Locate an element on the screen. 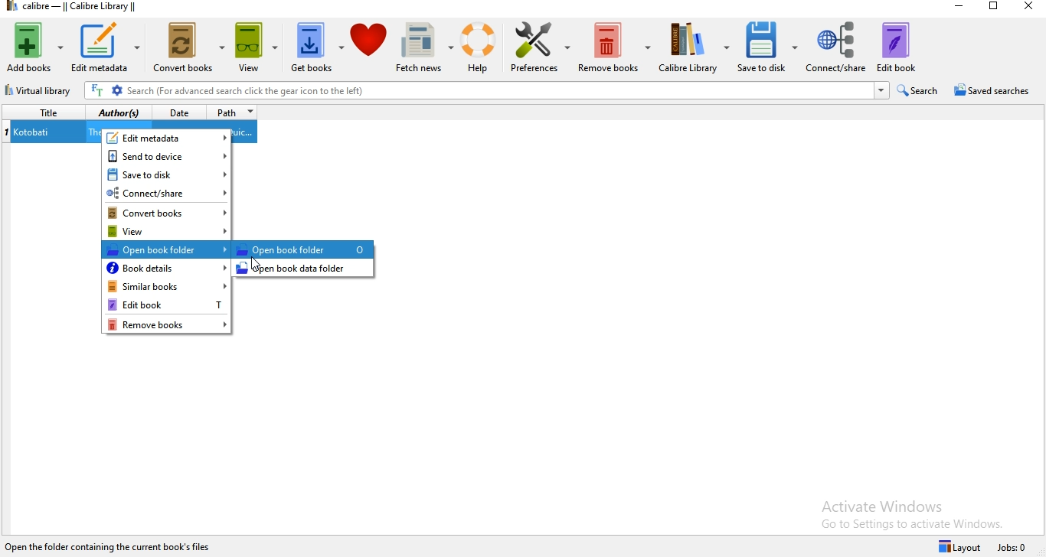 Image resolution: width=1046 pixels, height=557 pixels. book details is located at coordinates (167, 267).